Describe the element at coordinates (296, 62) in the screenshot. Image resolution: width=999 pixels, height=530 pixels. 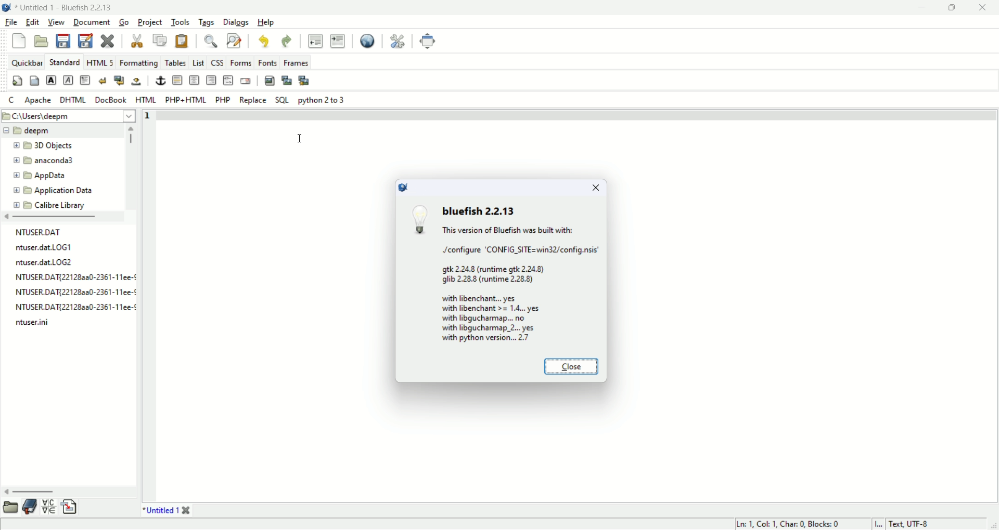
I see `frames` at that location.